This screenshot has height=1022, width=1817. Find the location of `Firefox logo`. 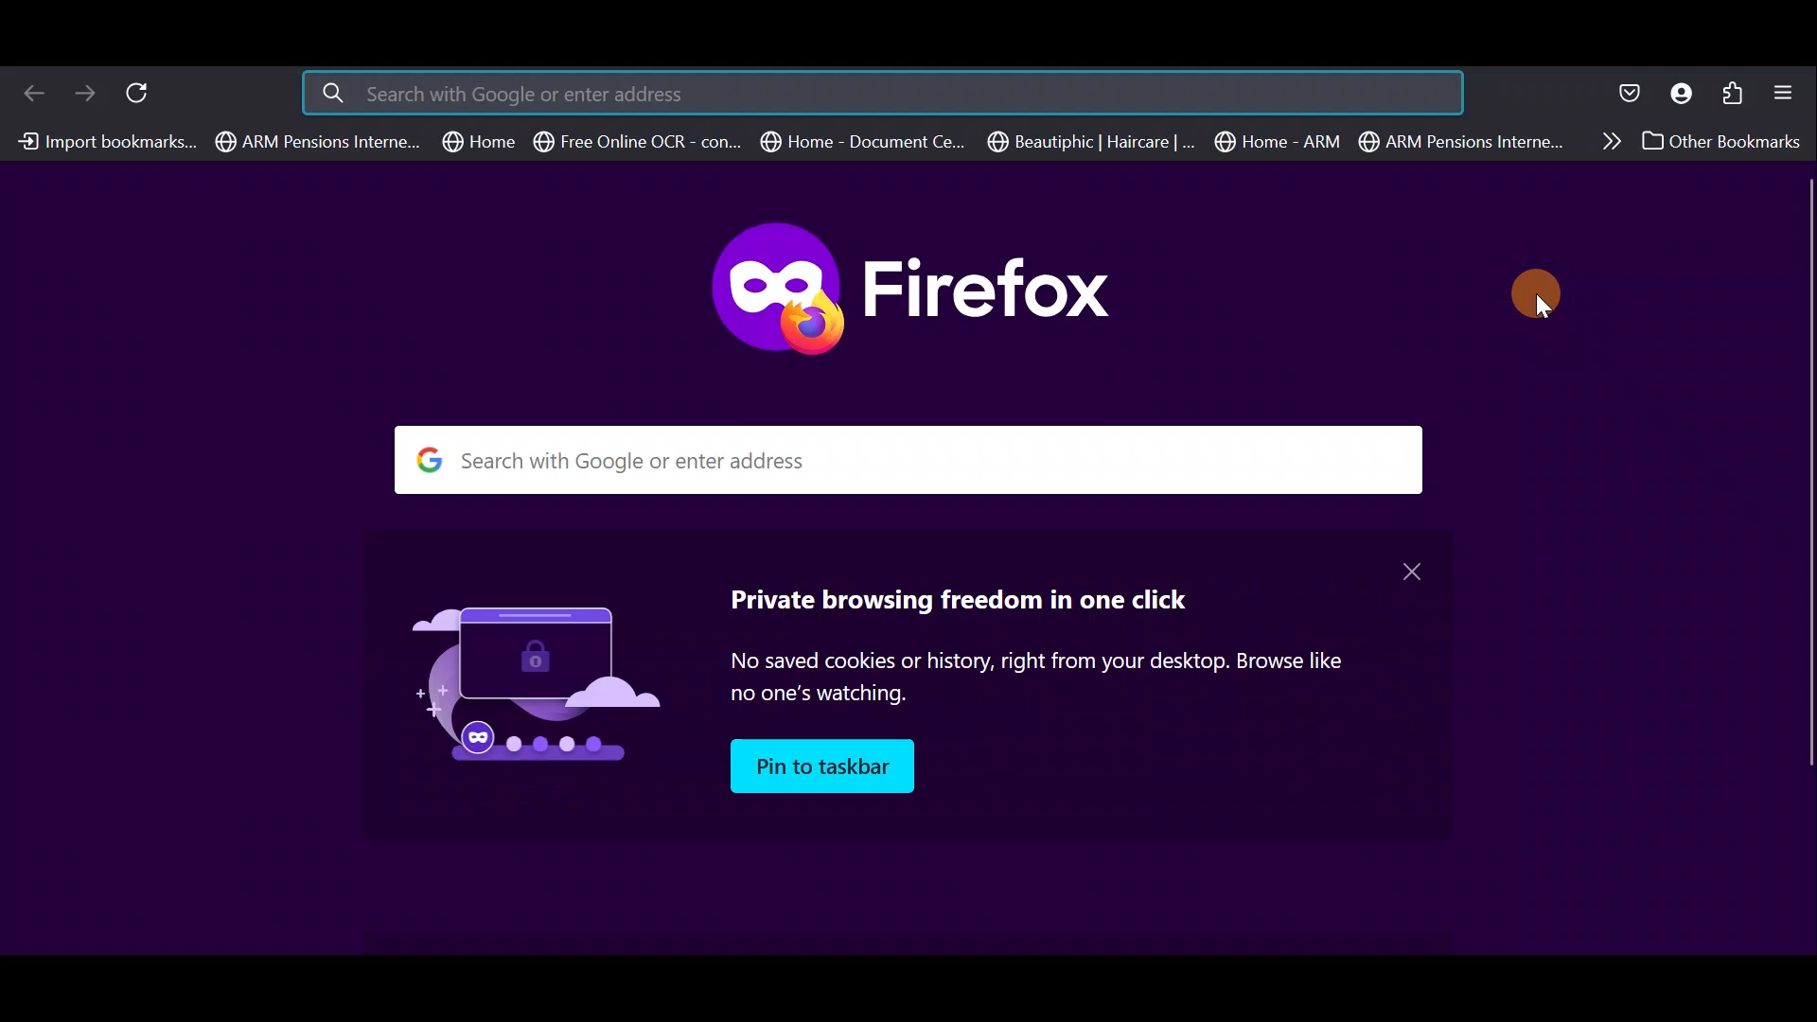

Firefox logo is located at coordinates (912, 294).